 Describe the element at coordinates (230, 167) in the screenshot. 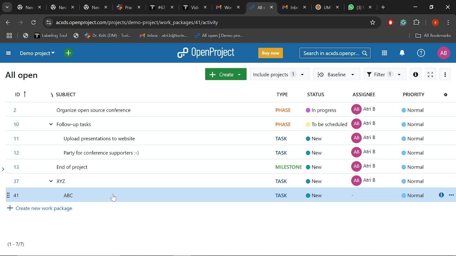

I see `task ID 13` at that location.